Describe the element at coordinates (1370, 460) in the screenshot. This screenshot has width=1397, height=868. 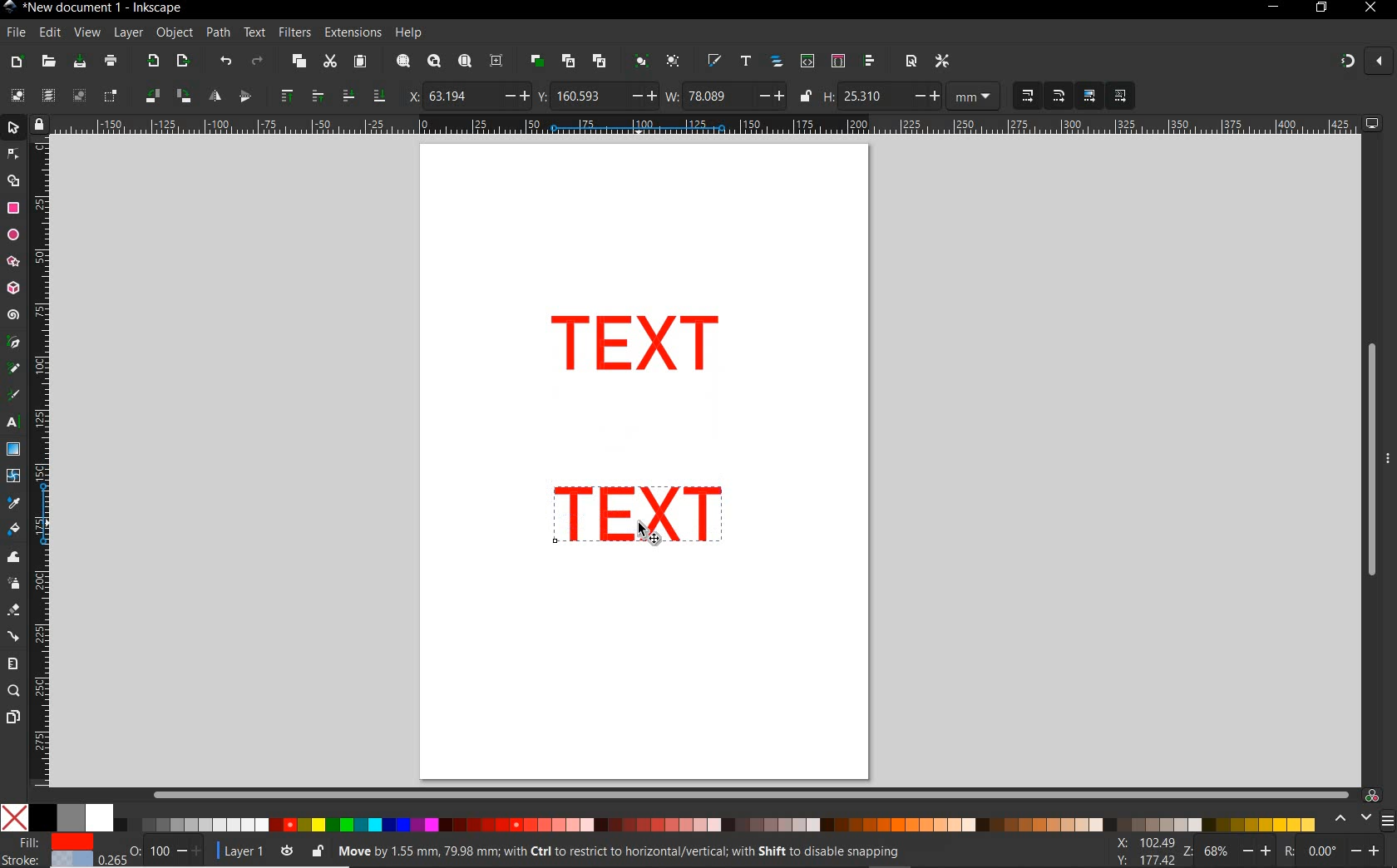
I see `scrollbar` at that location.